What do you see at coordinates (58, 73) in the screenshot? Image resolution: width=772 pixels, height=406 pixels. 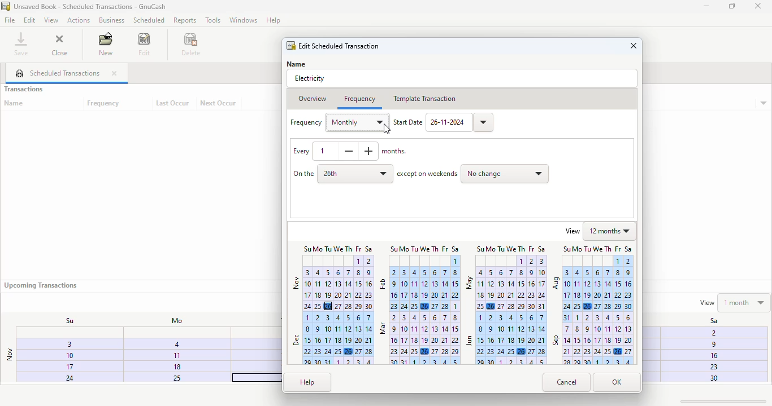 I see `scheduled transactions` at bounding box center [58, 73].